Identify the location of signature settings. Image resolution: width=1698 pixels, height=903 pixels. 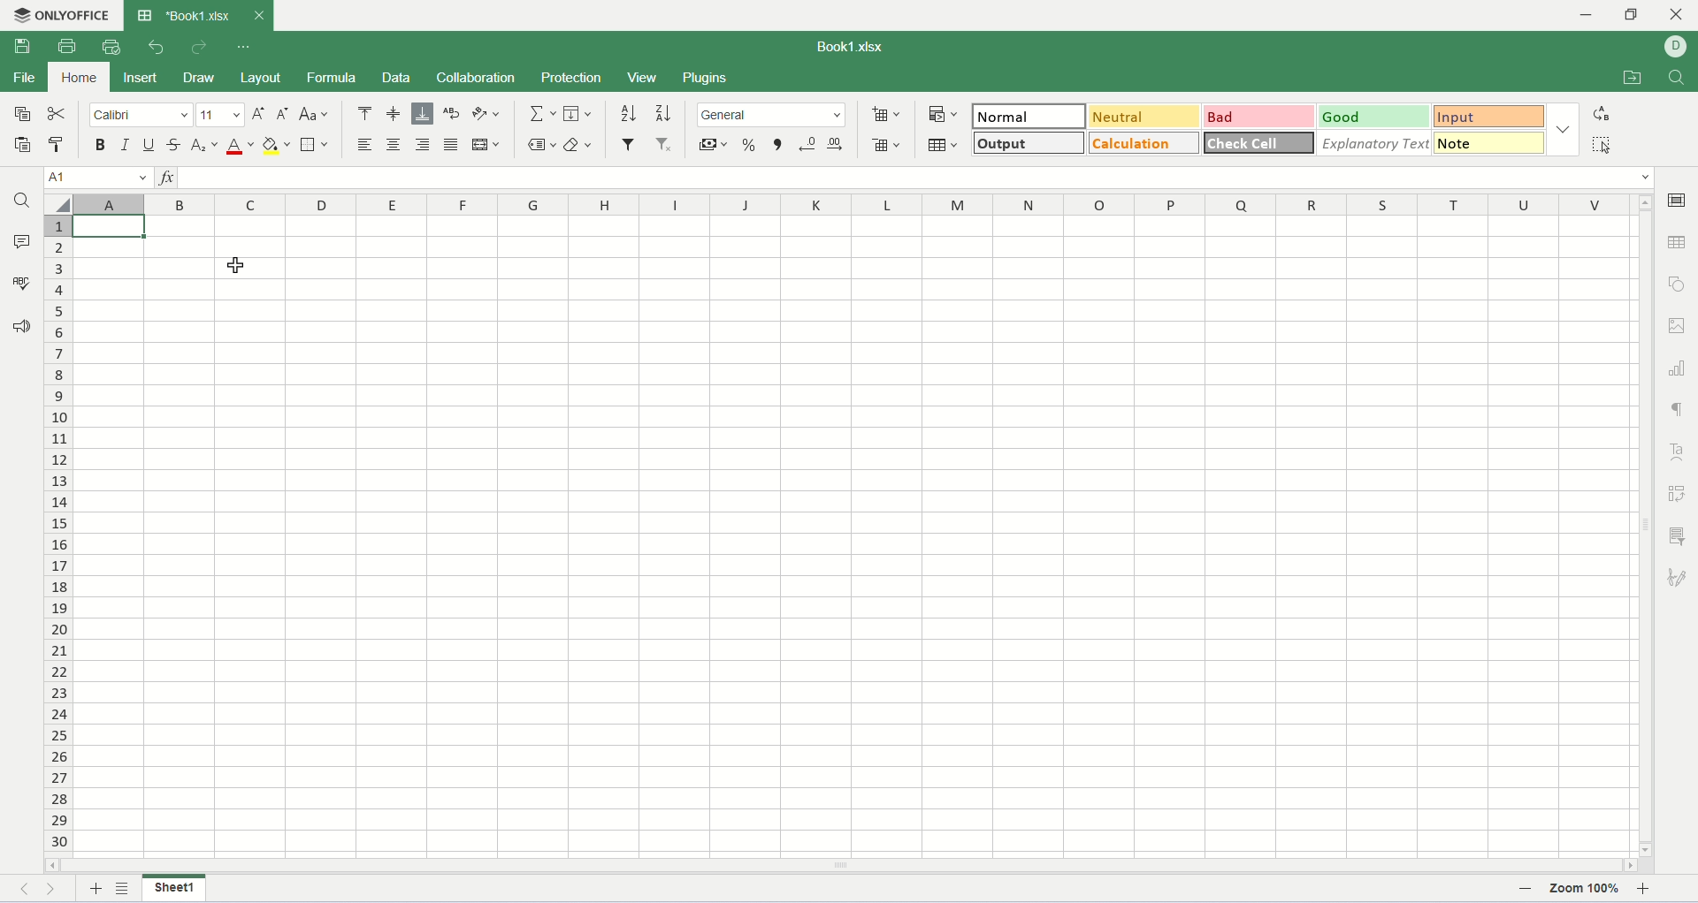
(1682, 577).